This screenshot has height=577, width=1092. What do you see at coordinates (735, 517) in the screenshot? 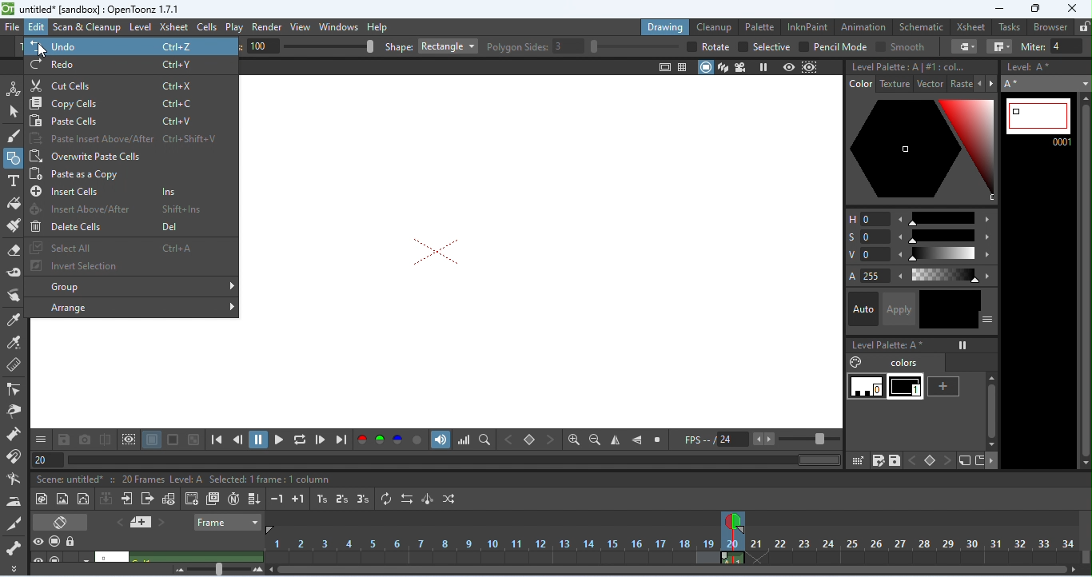
I see `current frame` at bounding box center [735, 517].